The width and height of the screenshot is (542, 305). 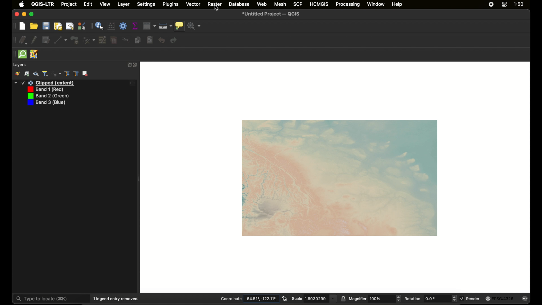 What do you see at coordinates (285, 299) in the screenshot?
I see `toggle  extents and mouse  display  position` at bounding box center [285, 299].